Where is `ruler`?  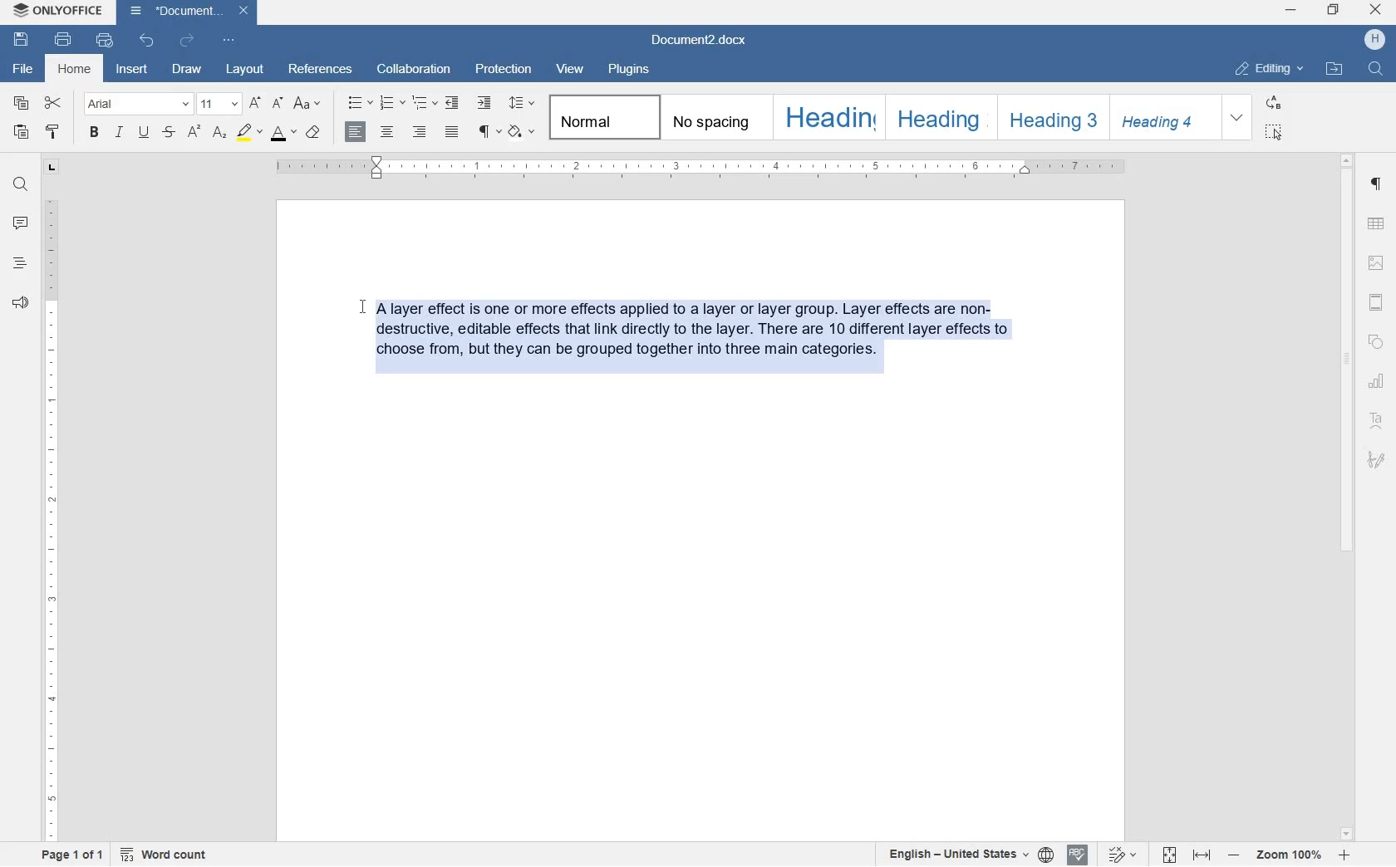 ruler is located at coordinates (51, 516).